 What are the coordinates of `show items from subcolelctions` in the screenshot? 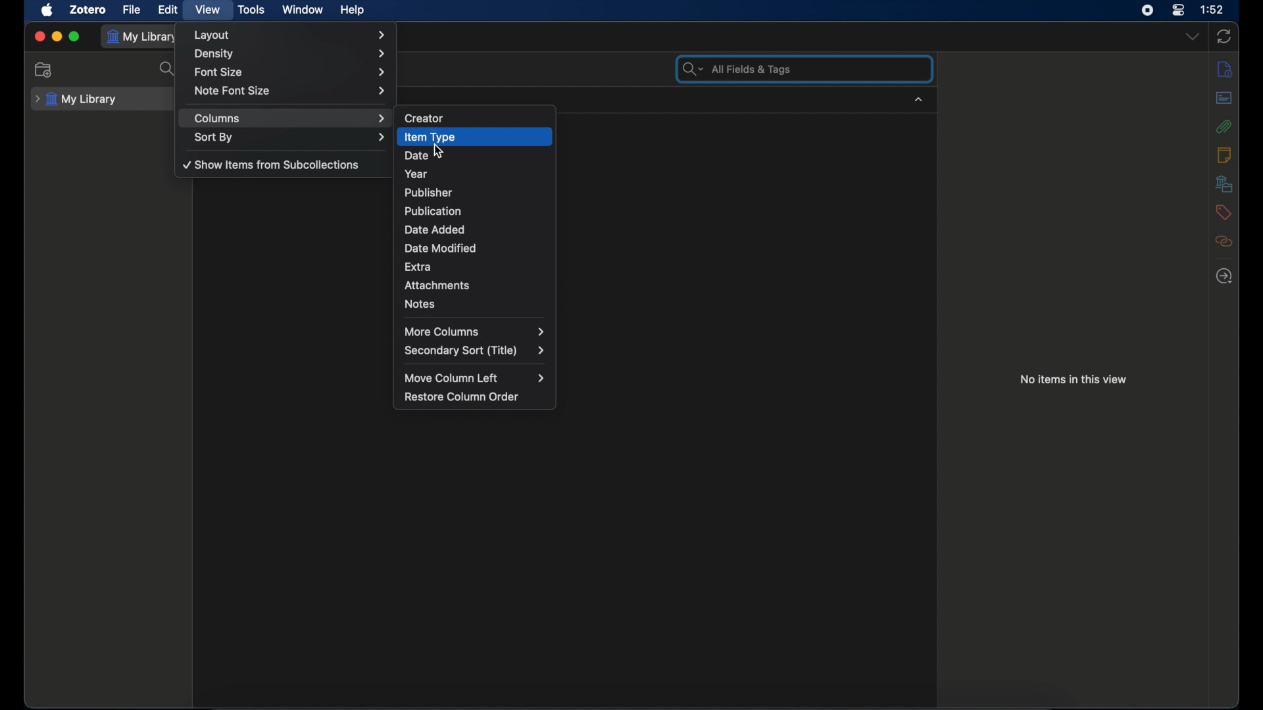 It's located at (271, 165).